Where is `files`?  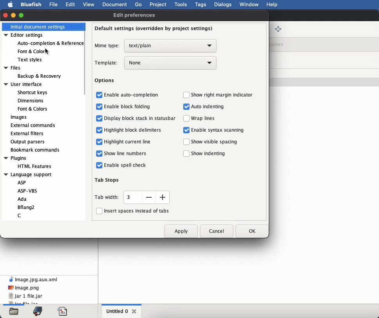 files is located at coordinates (33, 72).